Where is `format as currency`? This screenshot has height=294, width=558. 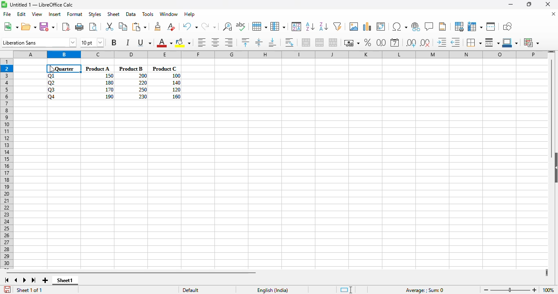
format as currency is located at coordinates (351, 43).